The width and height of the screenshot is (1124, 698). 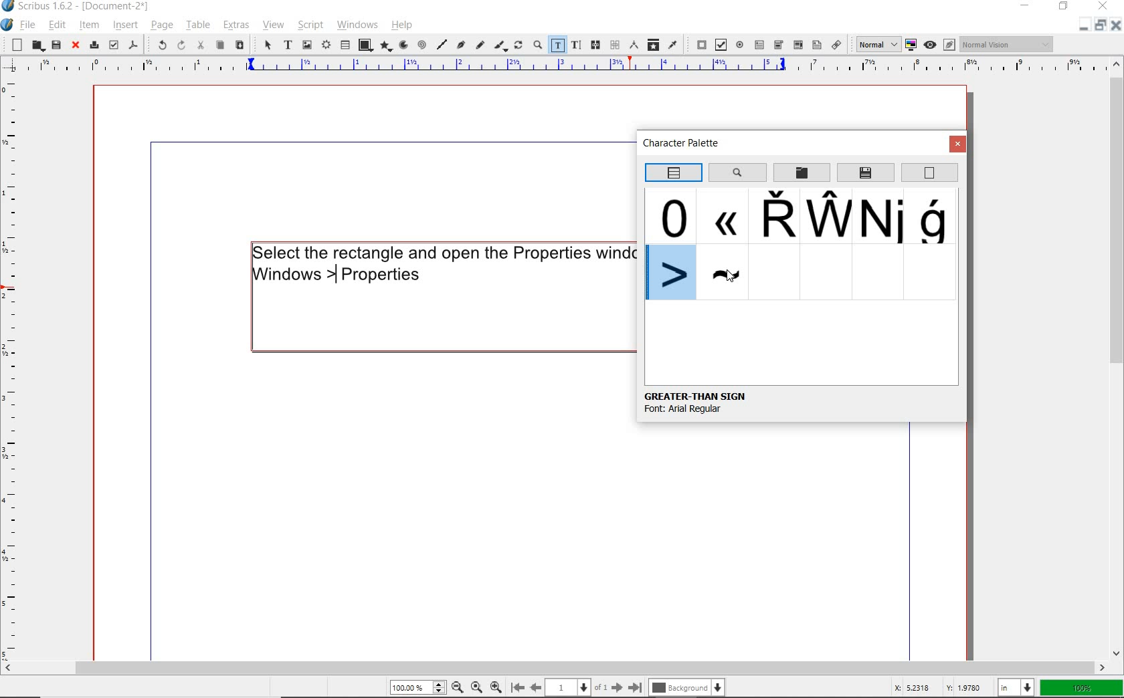 What do you see at coordinates (816, 45) in the screenshot?
I see `Text annotation` at bounding box center [816, 45].